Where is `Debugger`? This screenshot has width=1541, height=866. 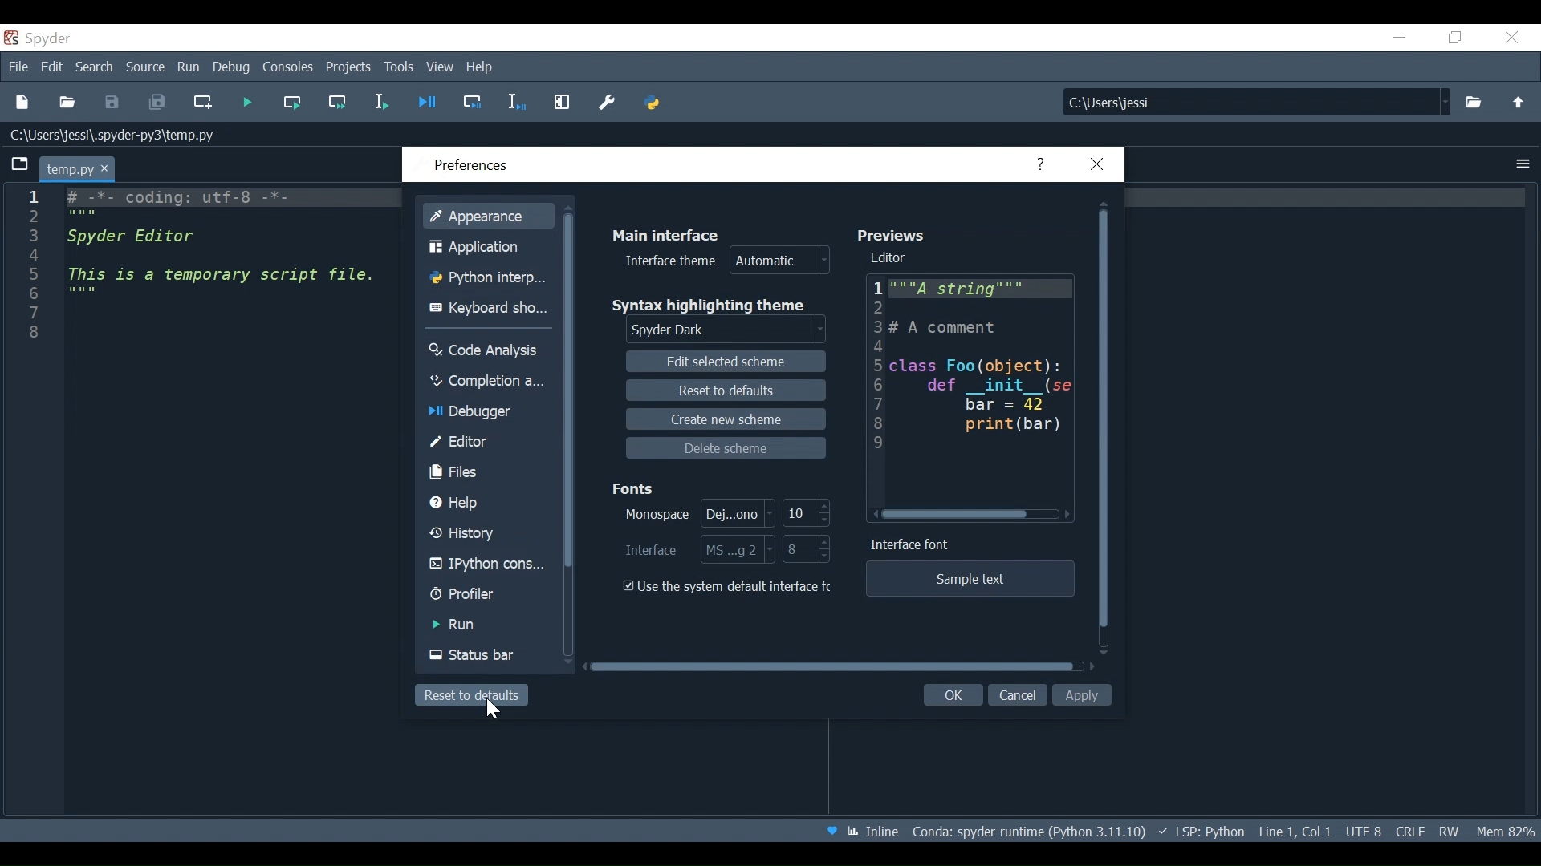 Debugger is located at coordinates (489, 413).